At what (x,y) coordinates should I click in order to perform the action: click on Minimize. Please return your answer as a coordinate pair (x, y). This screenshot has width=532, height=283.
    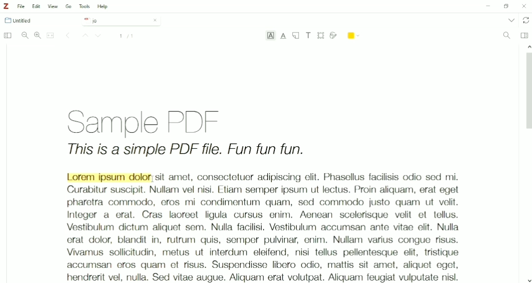
    Looking at the image, I should click on (487, 7).